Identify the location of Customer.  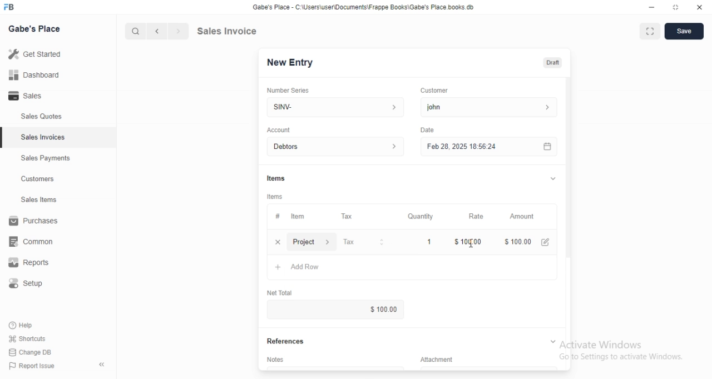
(439, 89).